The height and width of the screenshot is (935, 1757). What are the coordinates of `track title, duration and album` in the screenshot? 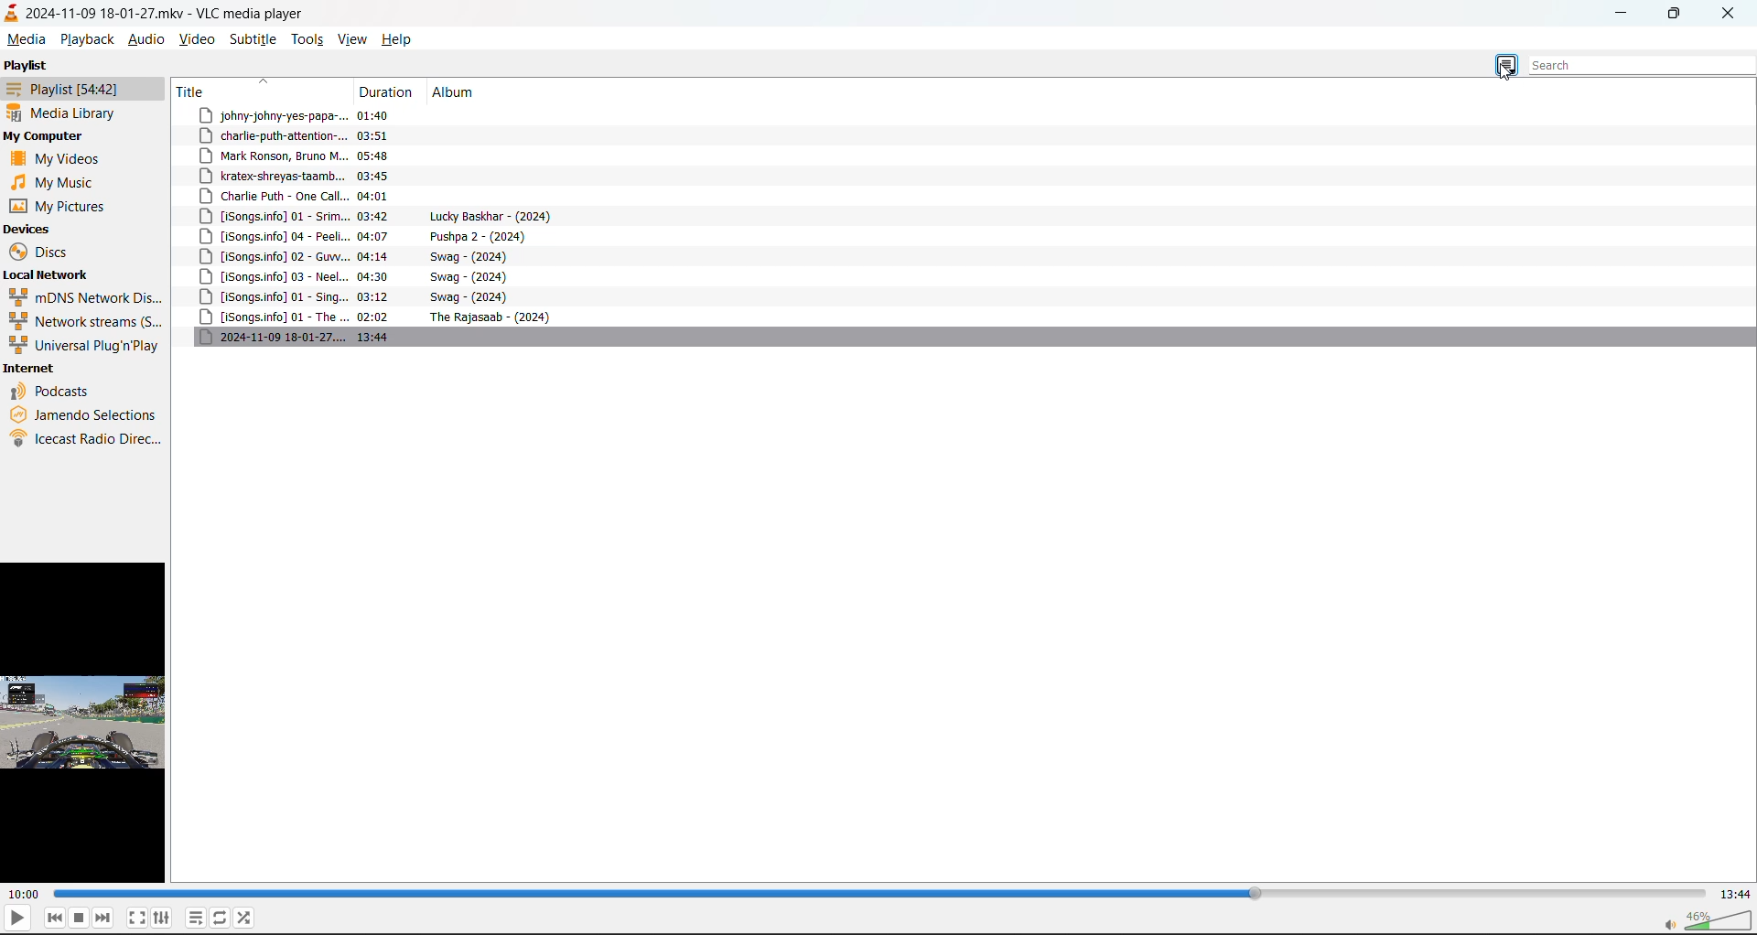 It's located at (363, 278).